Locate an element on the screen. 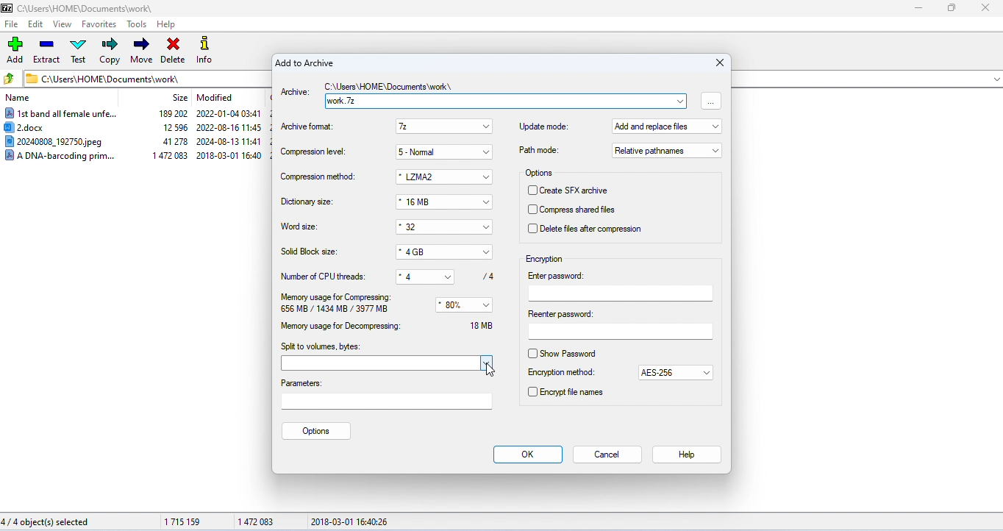 The width and height of the screenshot is (1003, 531). close is located at coordinates (984, 8).